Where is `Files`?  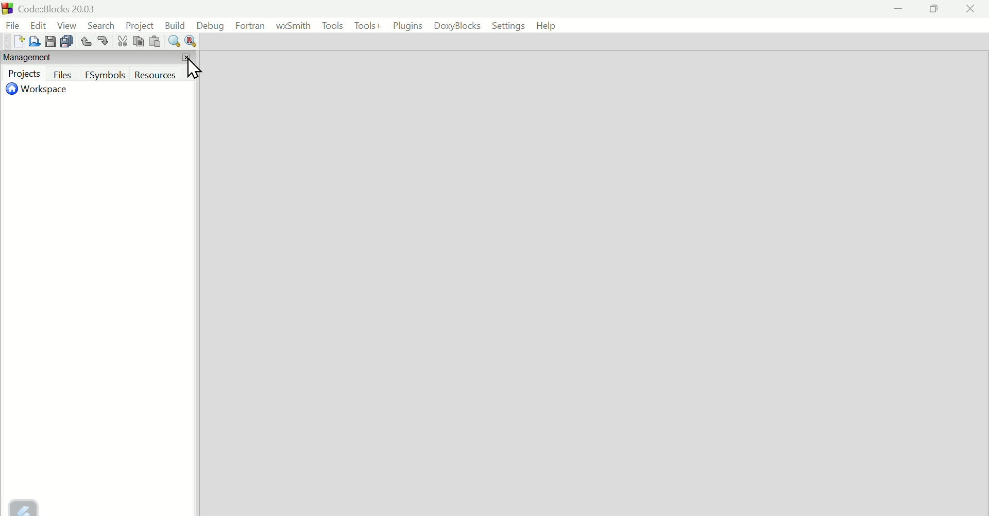 Files is located at coordinates (64, 75).